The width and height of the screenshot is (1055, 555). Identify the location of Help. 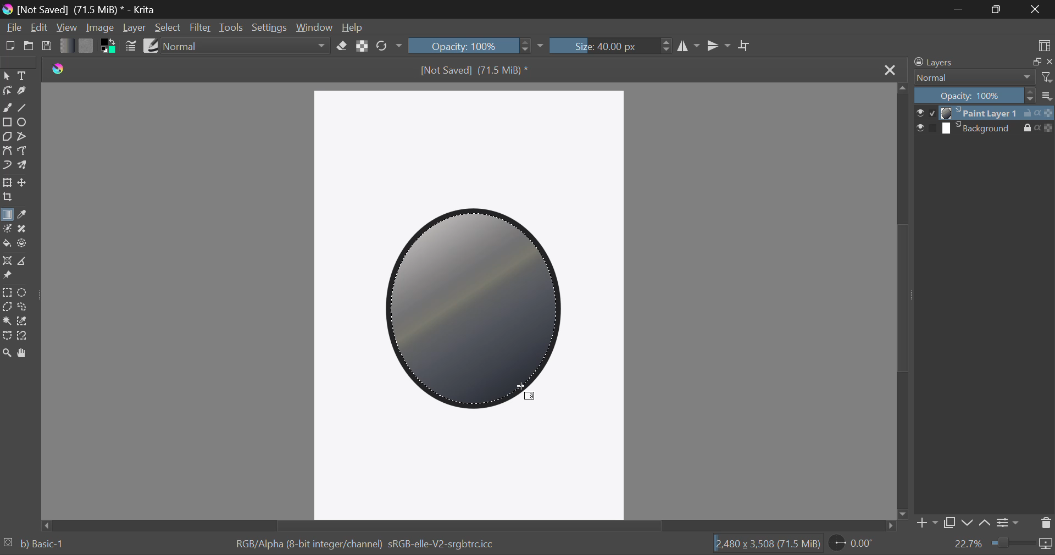
(355, 27).